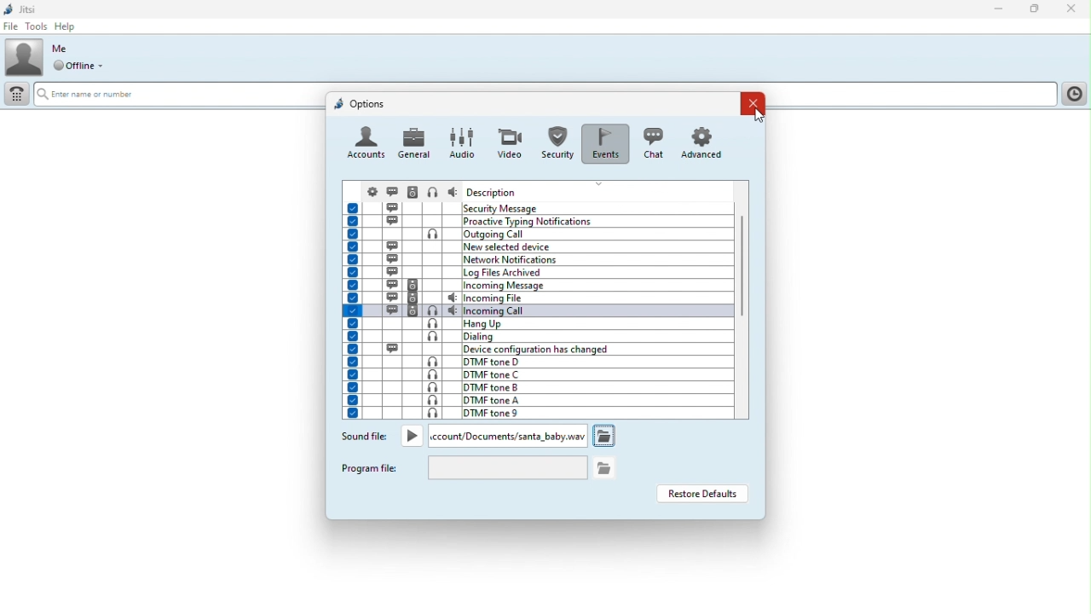  I want to click on dialing , so click(535, 338).